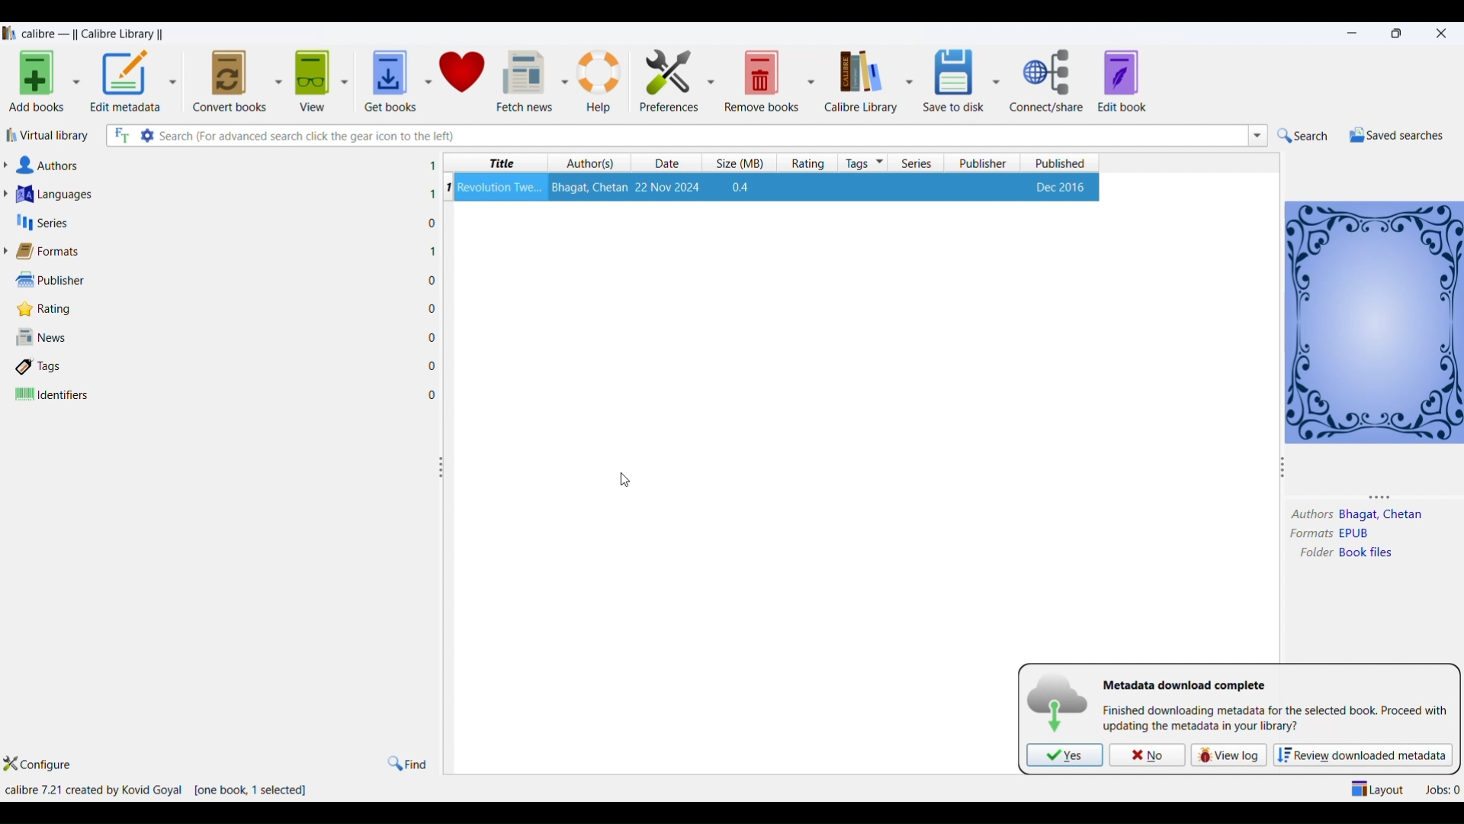 This screenshot has height=824, width=1464. What do you see at coordinates (56, 253) in the screenshot?
I see `formats and number of formats` at bounding box center [56, 253].